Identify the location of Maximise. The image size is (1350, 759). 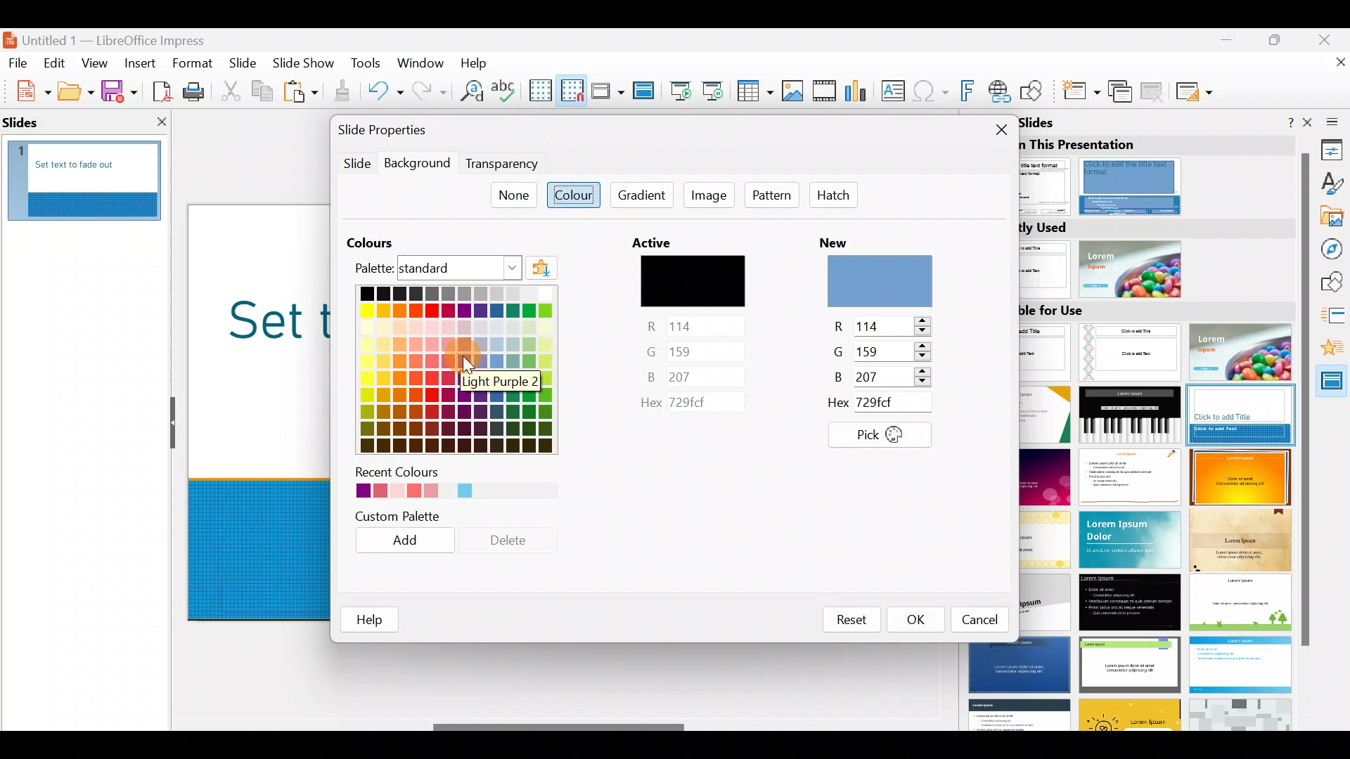
(1278, 43).